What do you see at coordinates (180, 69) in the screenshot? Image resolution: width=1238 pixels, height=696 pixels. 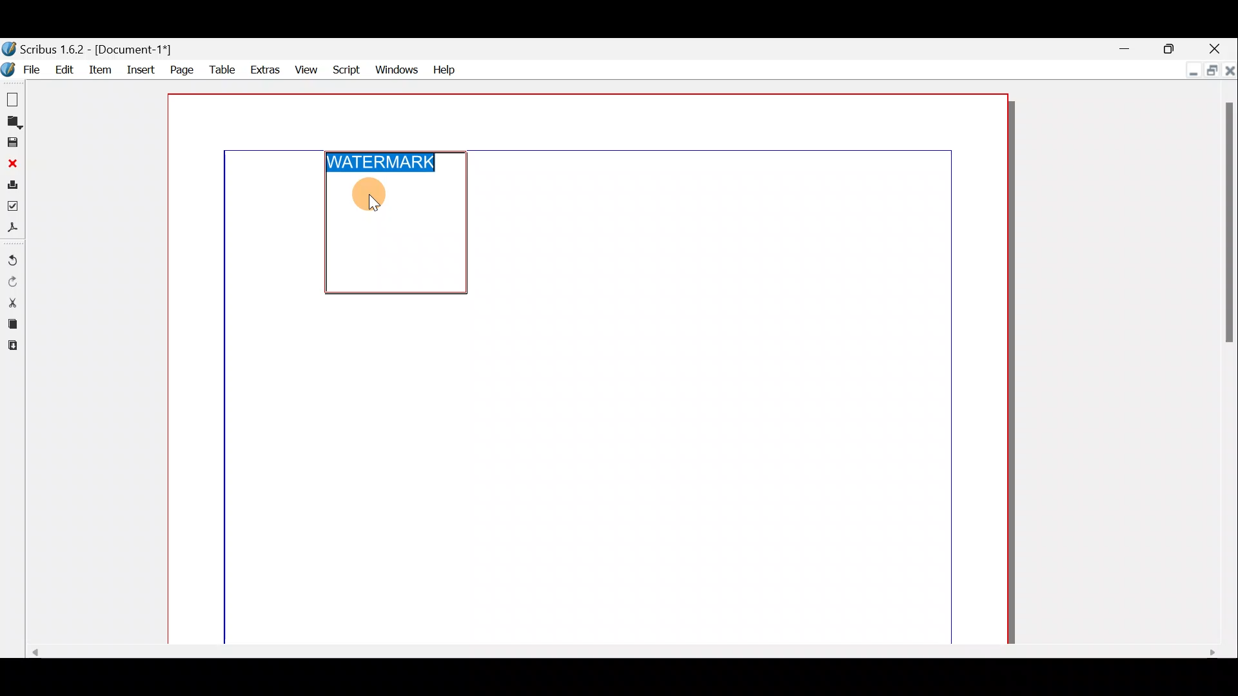 I see `Page` at bounding box center [180, 69].